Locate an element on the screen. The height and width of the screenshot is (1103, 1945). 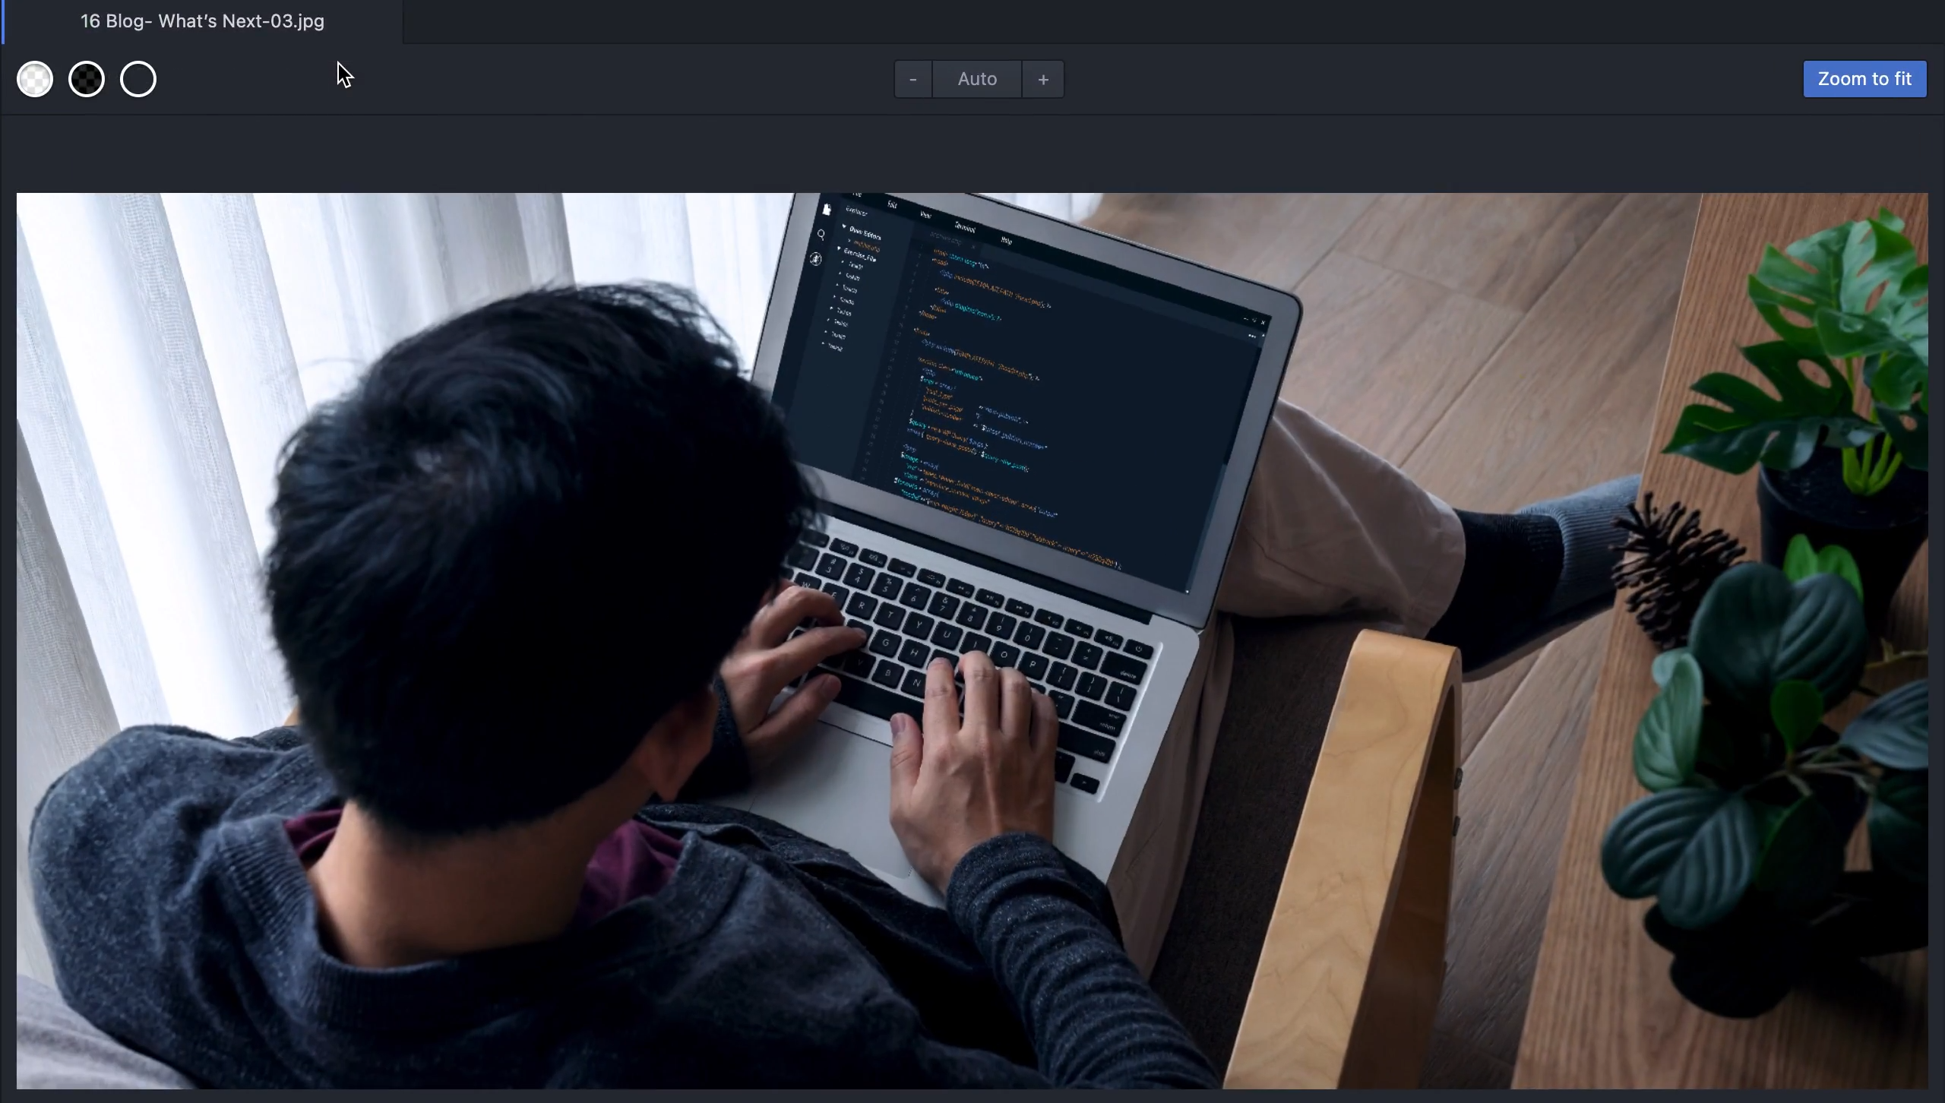
use white transparent background is located at coordinates (35, 88).